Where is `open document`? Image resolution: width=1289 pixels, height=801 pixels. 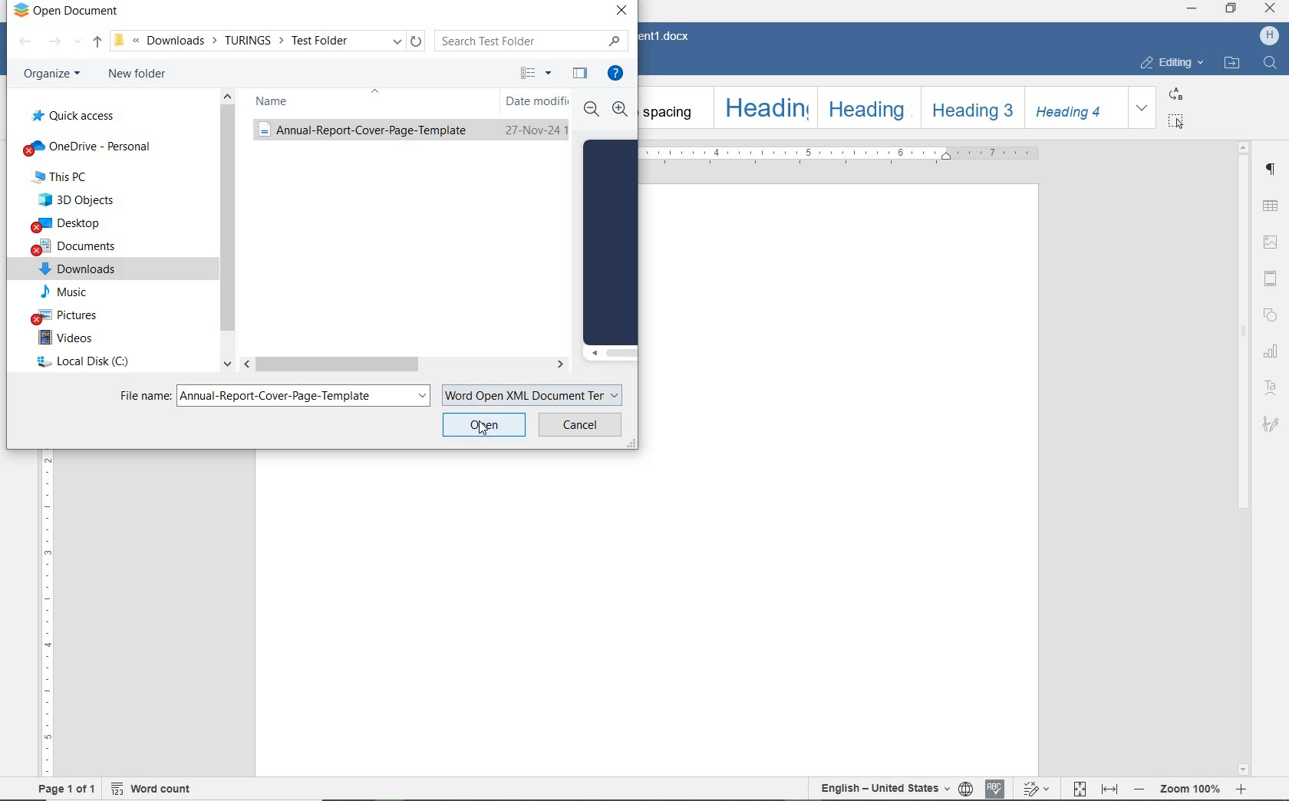 open document is located at coordinates (67, 11).